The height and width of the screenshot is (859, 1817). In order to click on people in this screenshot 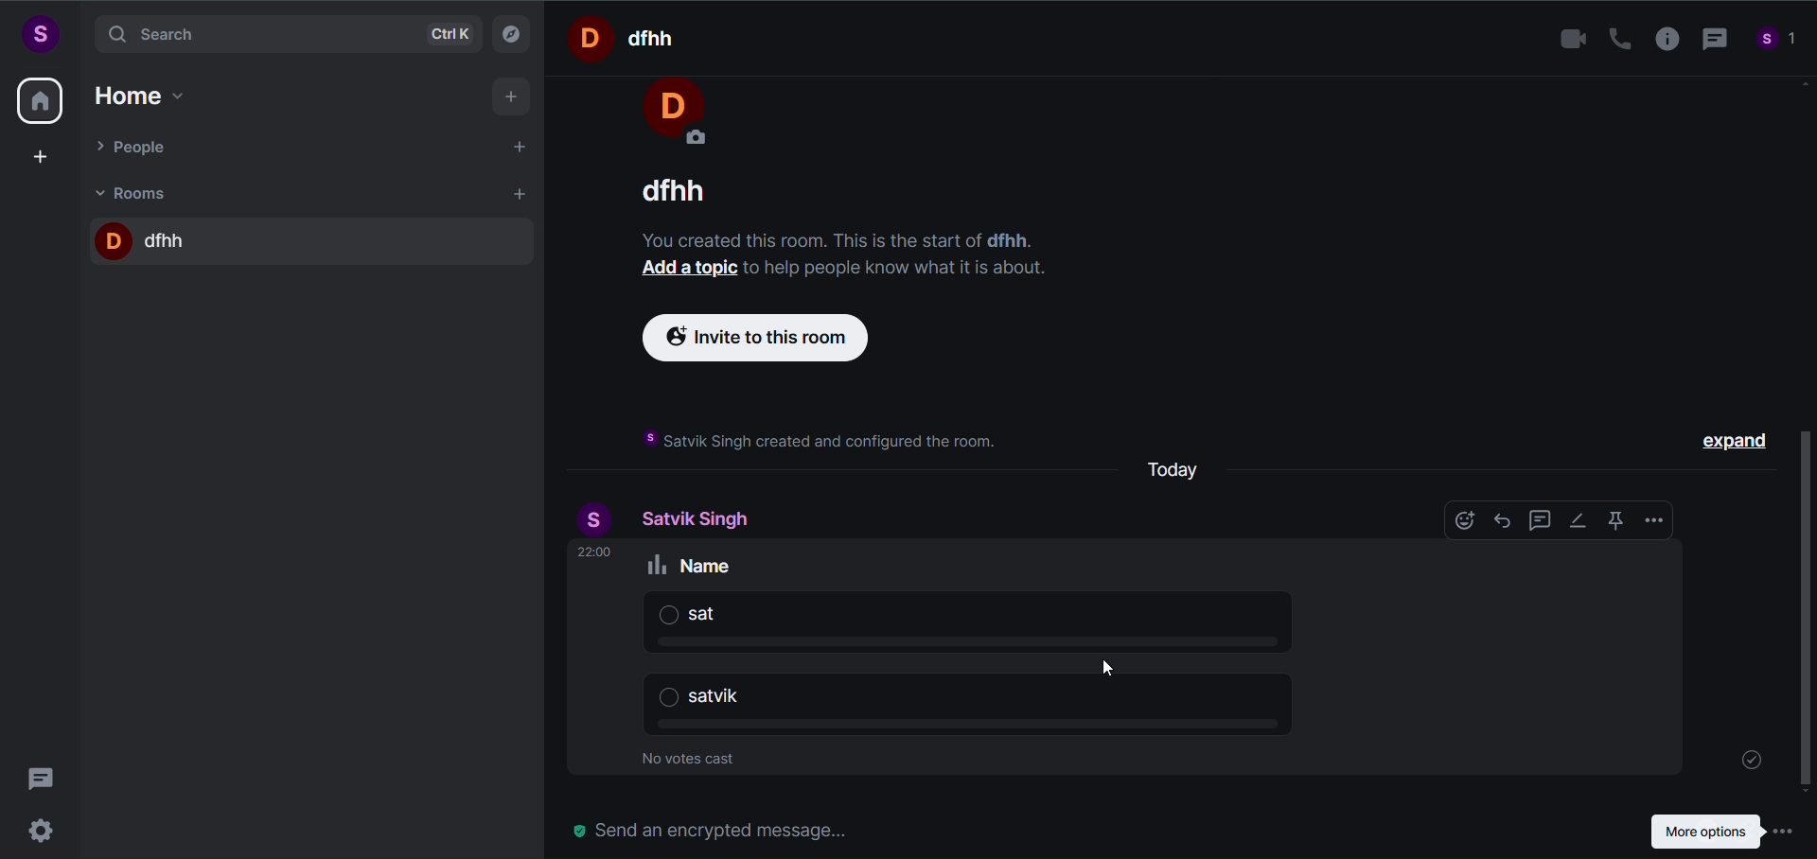, I will do `click(1777, 42)`.